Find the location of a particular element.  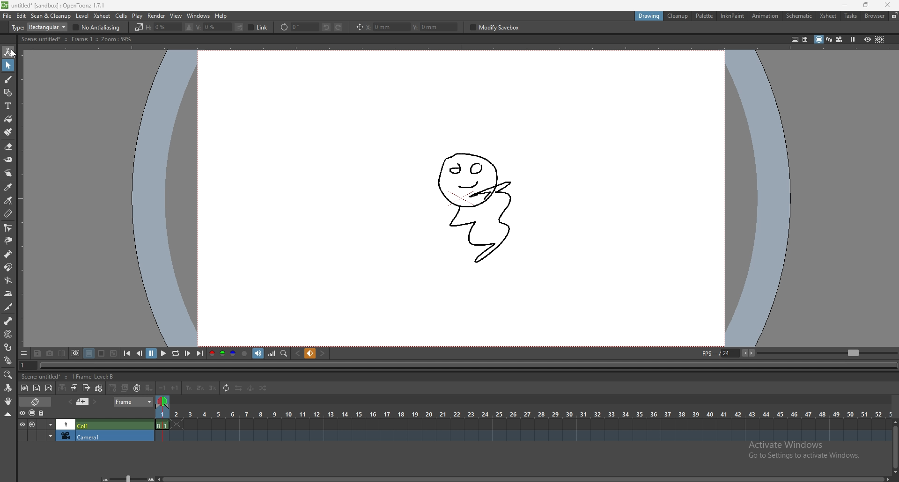

plastic is located at coordinates (8, 360).